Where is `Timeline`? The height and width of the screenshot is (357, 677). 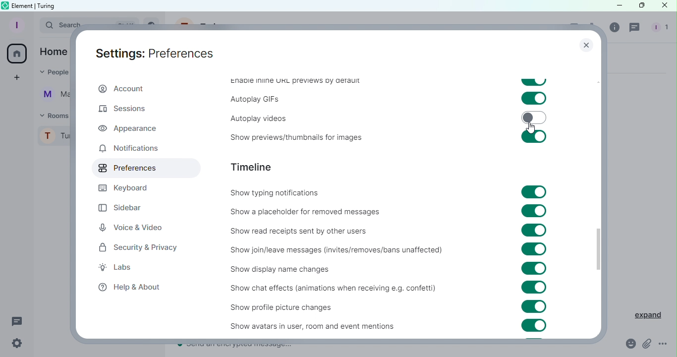 Timeline is located at coordinates (255, 167).